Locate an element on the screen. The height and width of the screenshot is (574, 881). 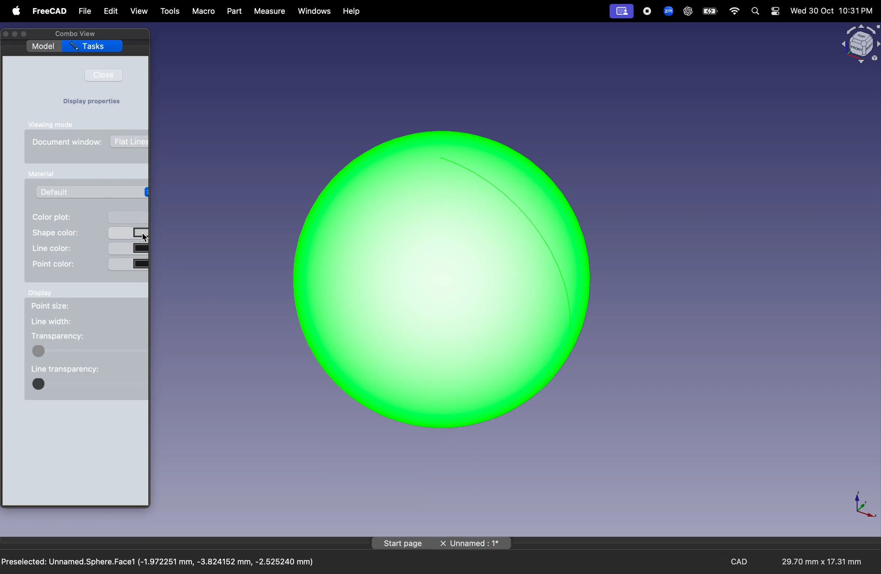
viewing mode is located at coordinates (54, 125).